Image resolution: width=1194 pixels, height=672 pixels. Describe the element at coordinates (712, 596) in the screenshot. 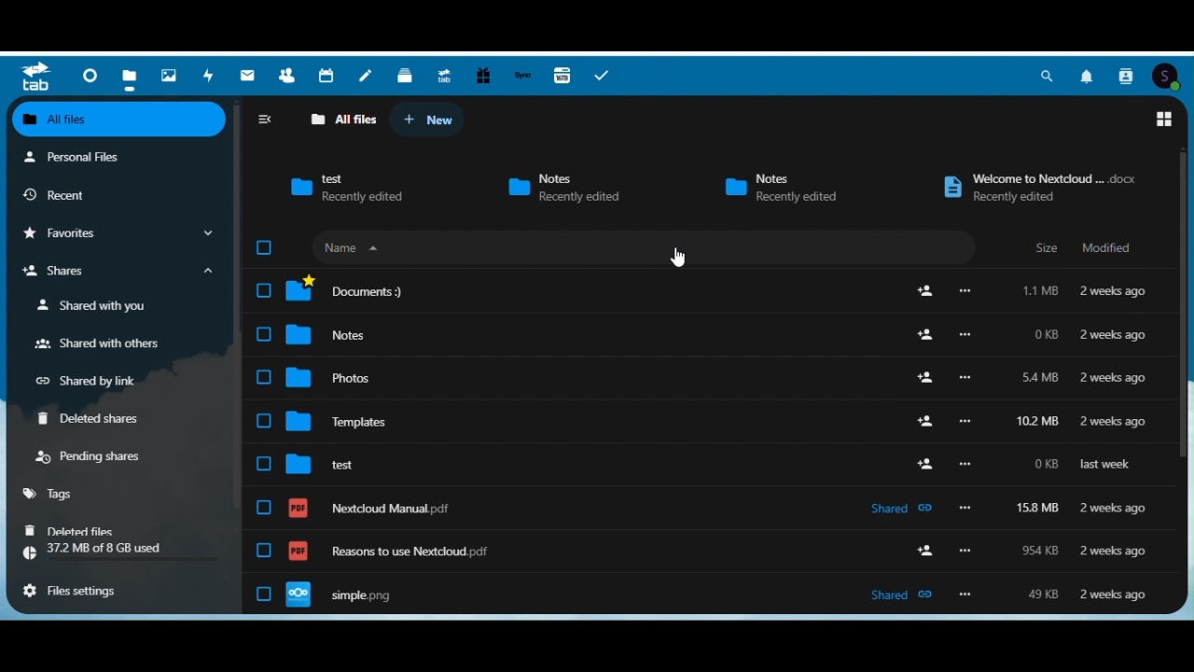

I see `simple` at that location.